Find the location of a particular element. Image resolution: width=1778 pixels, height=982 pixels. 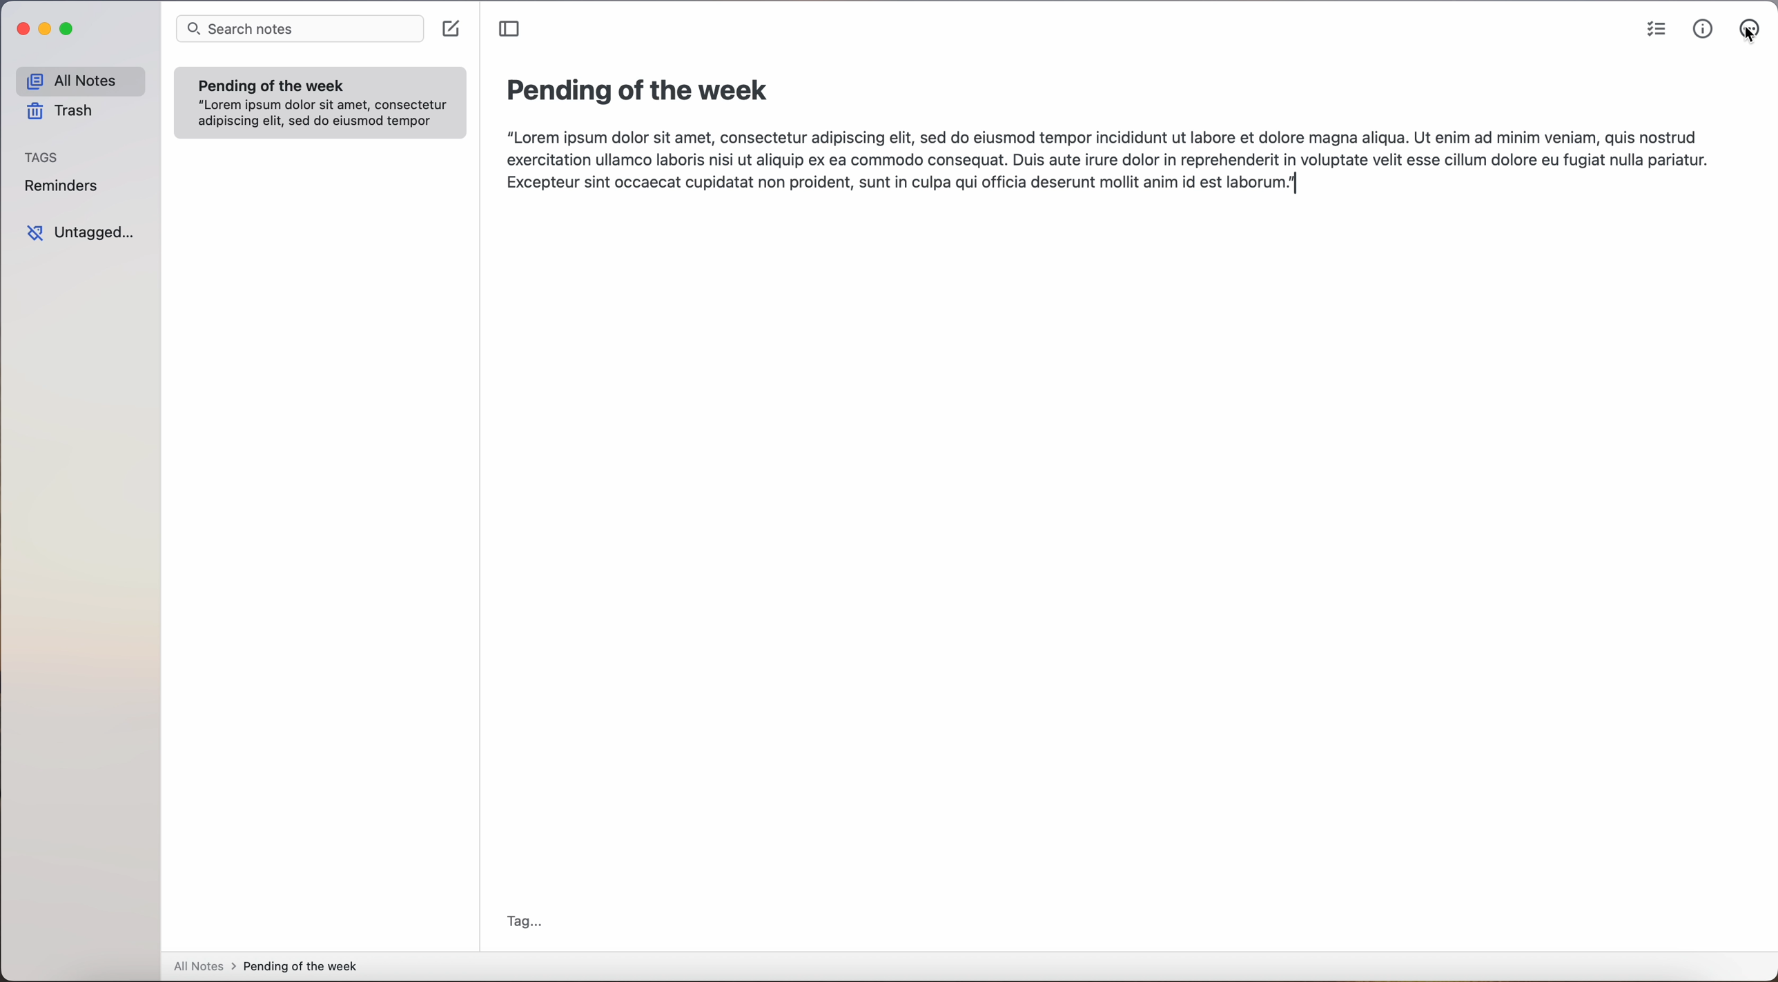

check list is located at coordinates (1652, 30).